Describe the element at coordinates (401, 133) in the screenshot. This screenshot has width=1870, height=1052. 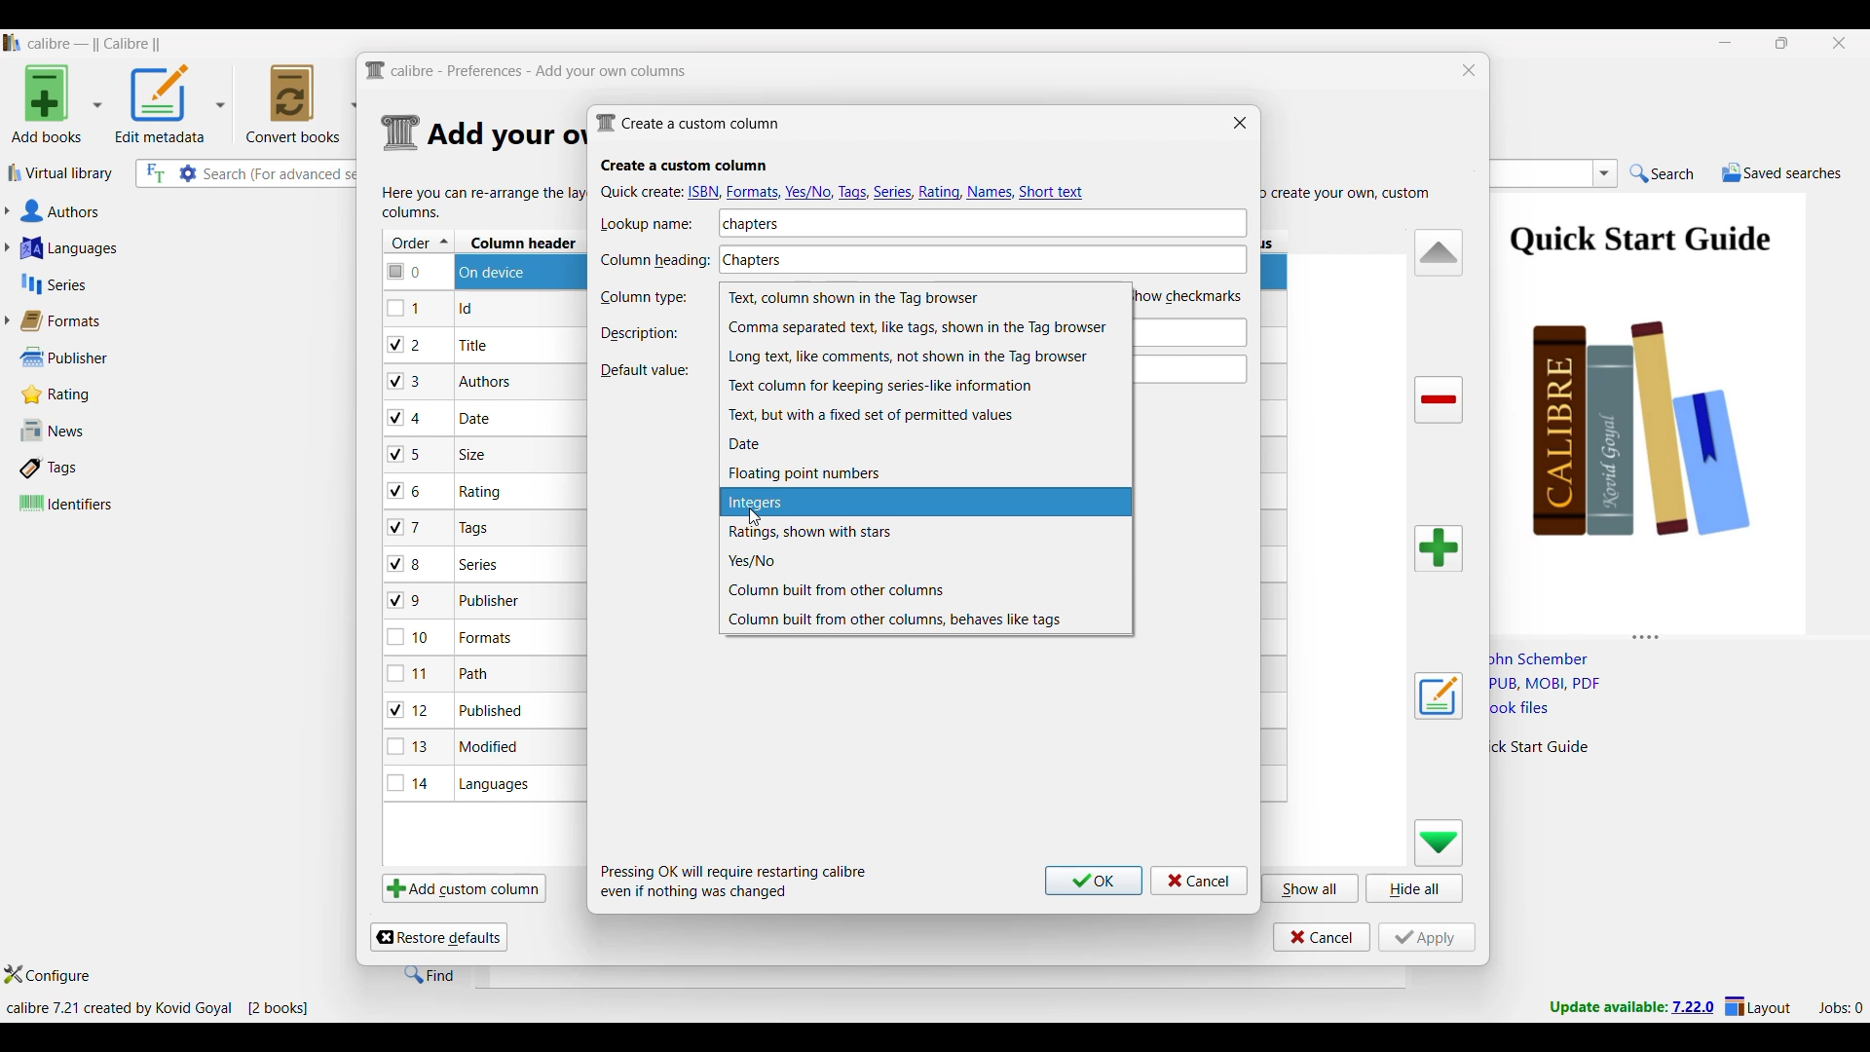
I see `Logo of current settings` at that location.